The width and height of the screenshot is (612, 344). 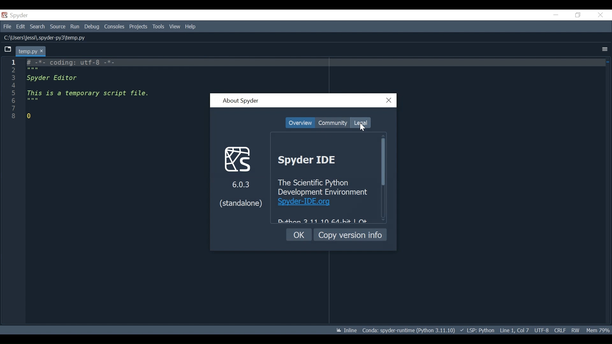 I want to click on About Spyder, so click(x=240, y=101).